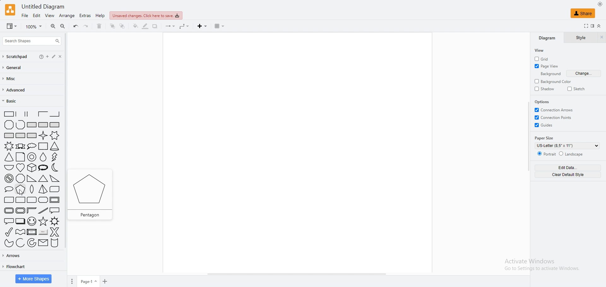 This screenshot has height=287, width=606. What do you see at coordinates (13, 255) in the screenshot?
I see `arrows` at bounding box center [13, 255].